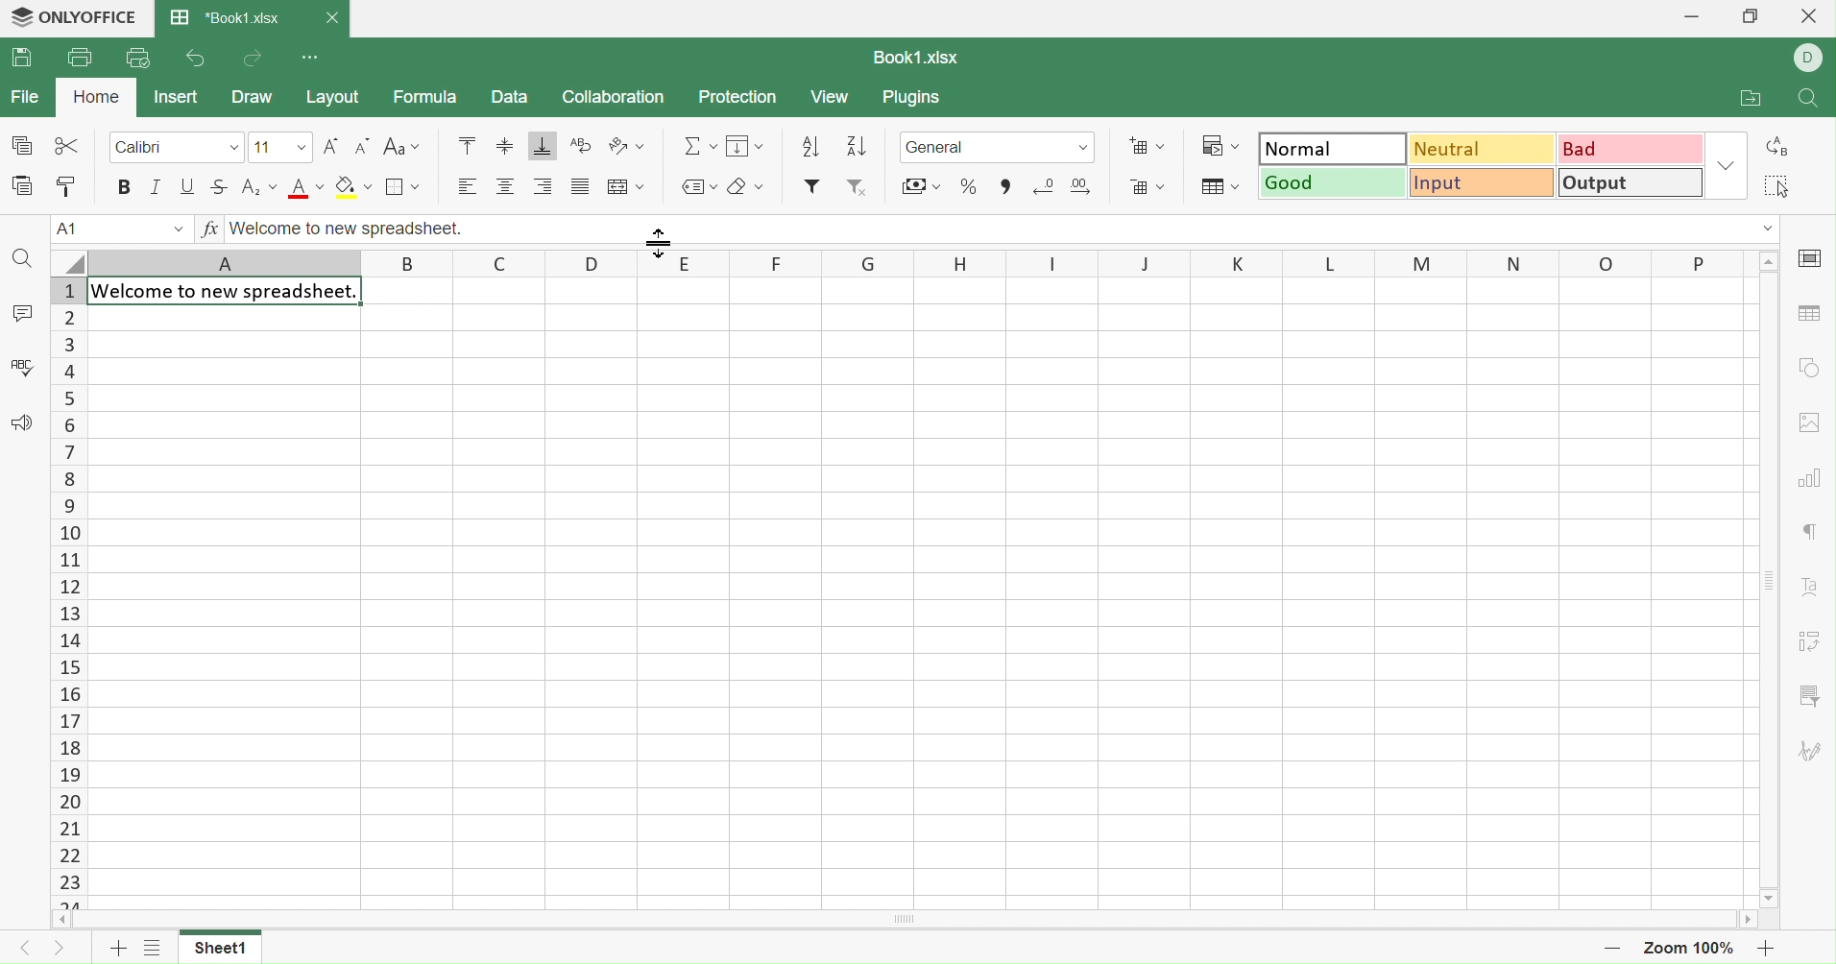 The height and width of the screenshot is (964, 1836). Describe the element at coordinates (236, 147) in the screenshot. I see `Drop Down` at that location.